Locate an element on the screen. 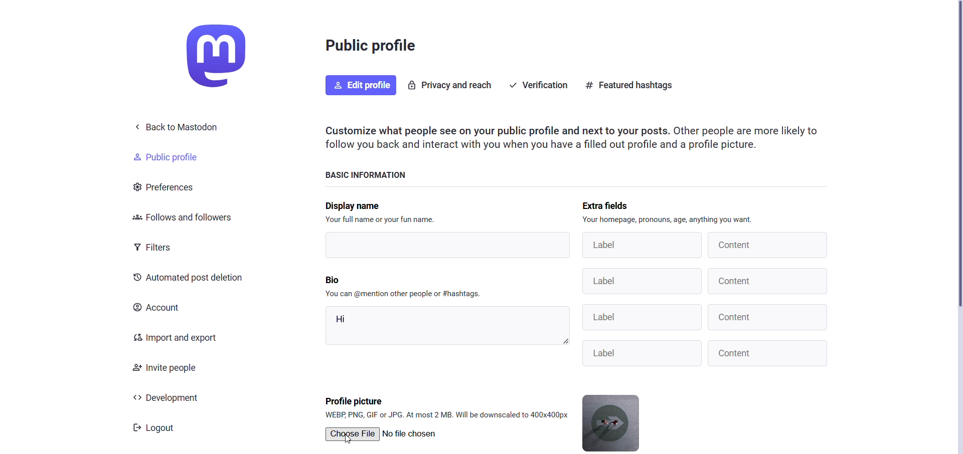 This screenshot has height=454, width=963. public profile is located at coordinates (370, 44).